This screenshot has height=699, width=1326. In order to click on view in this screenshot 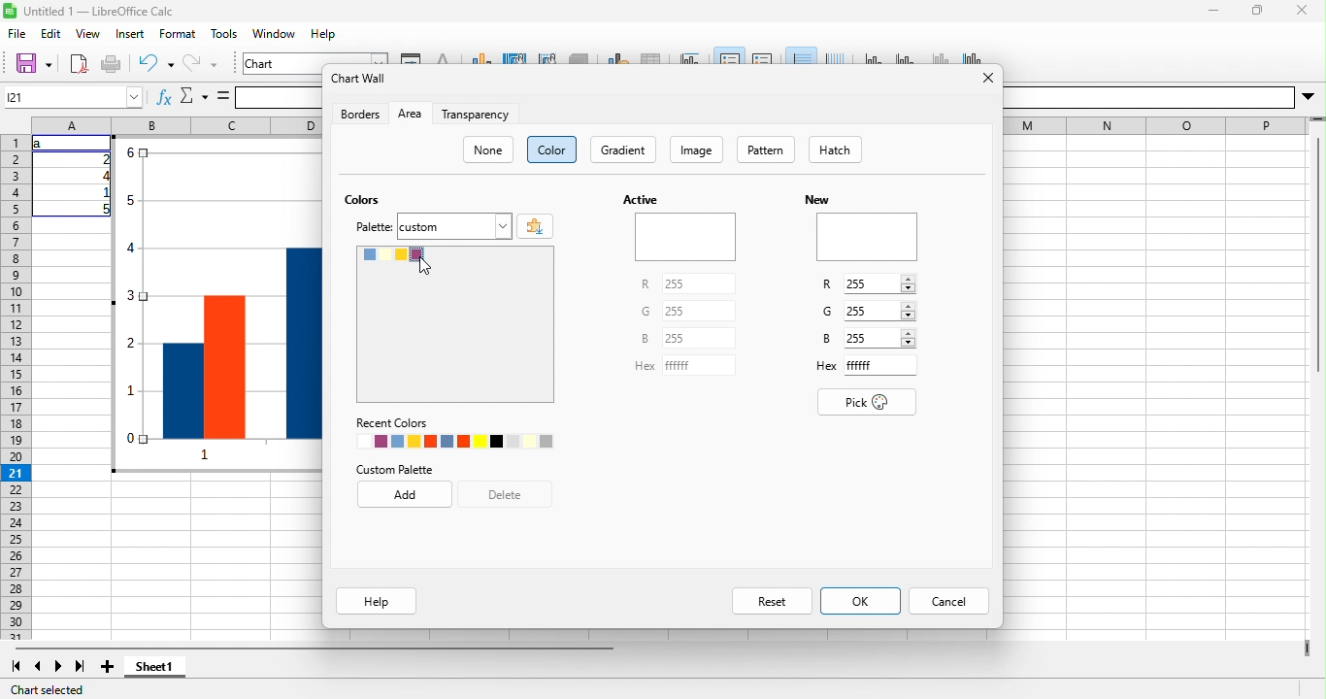, I will do `click(88, 33)`.